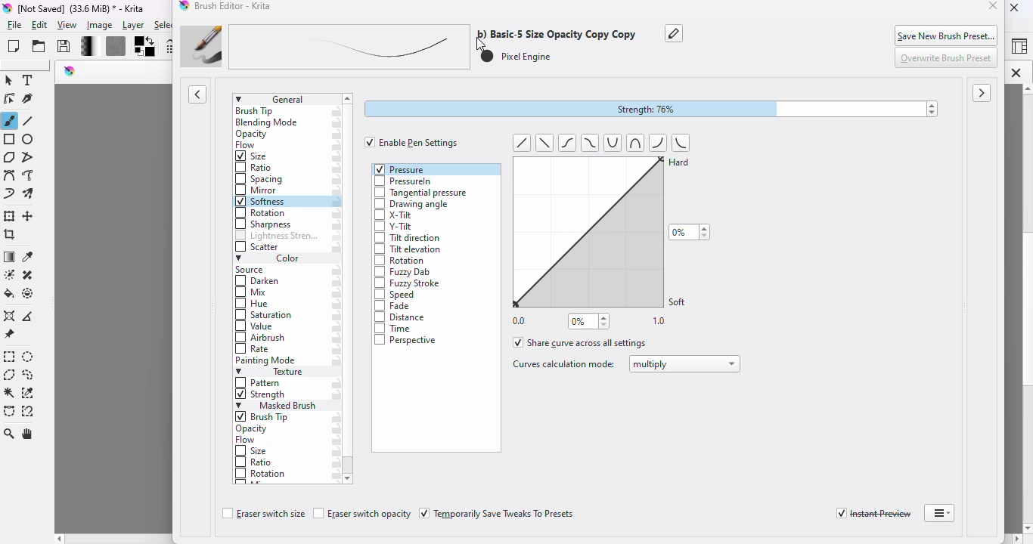 This screenshot has height=544, width=1033. What do you see at coordinates (28, 411) in the screenshot?
I see `magnetic curve selection tool` at bounding box center [28, 411].